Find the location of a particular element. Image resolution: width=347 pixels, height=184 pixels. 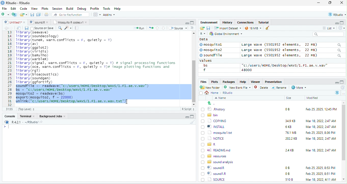

refresh is located at coordinates (342, 87).